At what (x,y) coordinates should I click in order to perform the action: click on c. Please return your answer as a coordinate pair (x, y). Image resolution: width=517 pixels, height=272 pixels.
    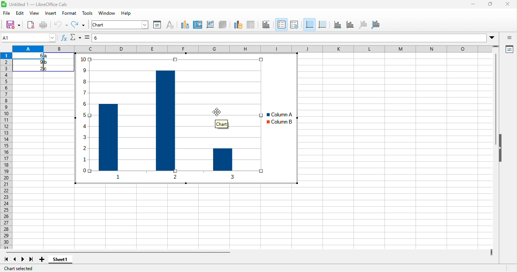
    Looking at the image, I should click on (47, 69).